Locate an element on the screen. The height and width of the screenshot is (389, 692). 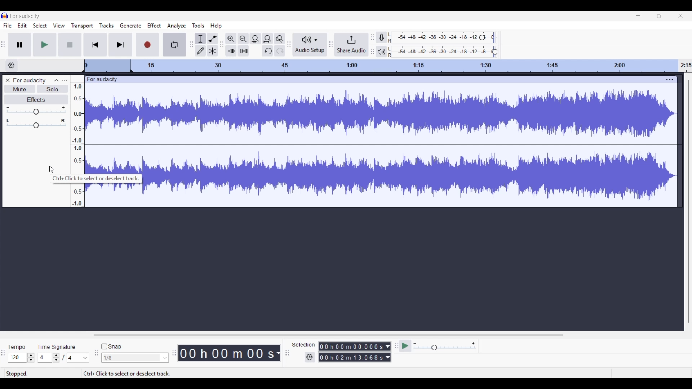
Description of current selection is located at coordinates (96, 179).